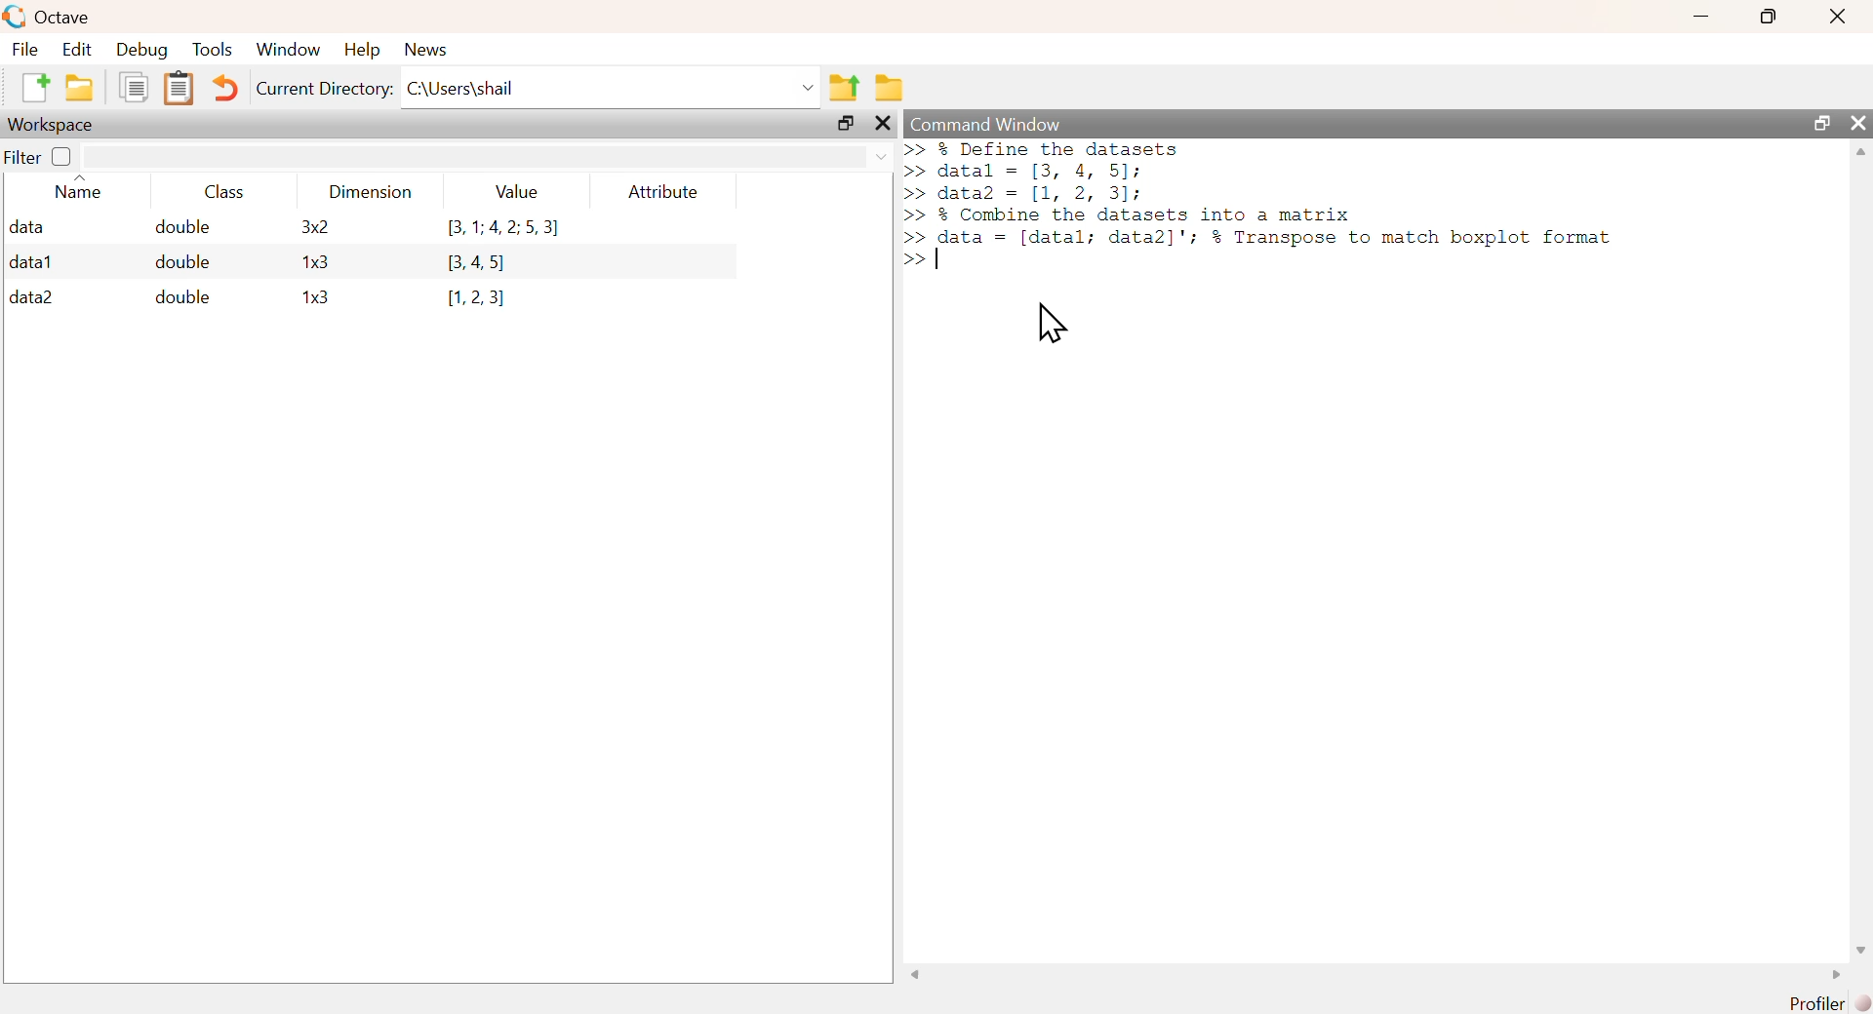 The image size is (1873, 1014). Describe the element at coordinates (991, 123) in the screenshot. I see `Command Window` at that location.